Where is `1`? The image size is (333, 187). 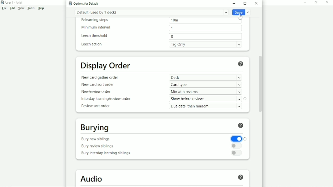
1 is located at coordinates (172, 28).